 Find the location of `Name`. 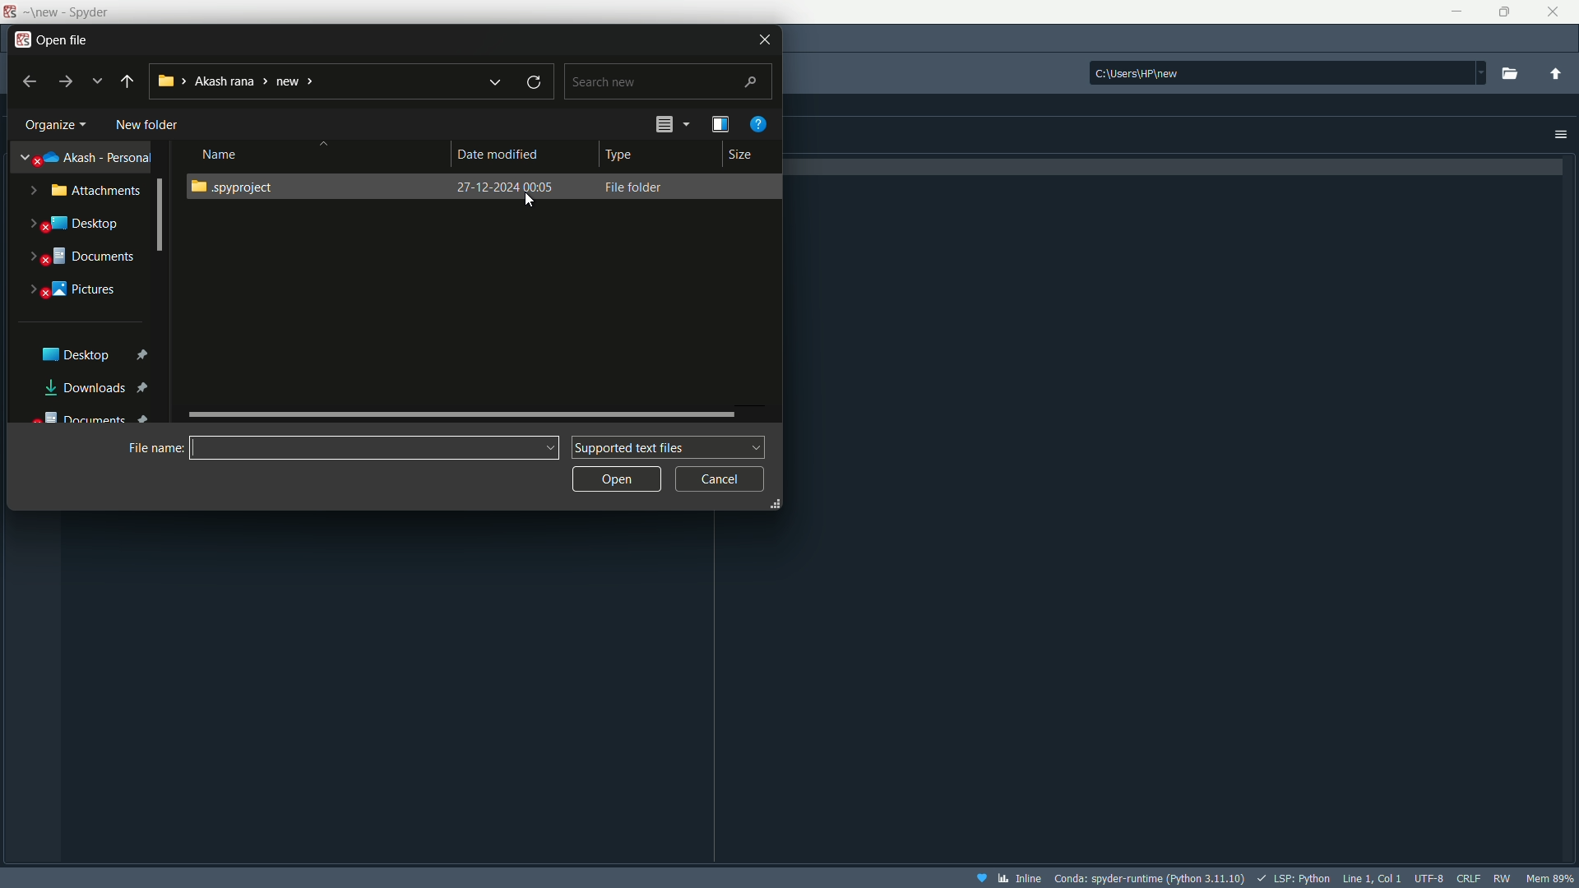

Name is located at coordinates (223, 153).